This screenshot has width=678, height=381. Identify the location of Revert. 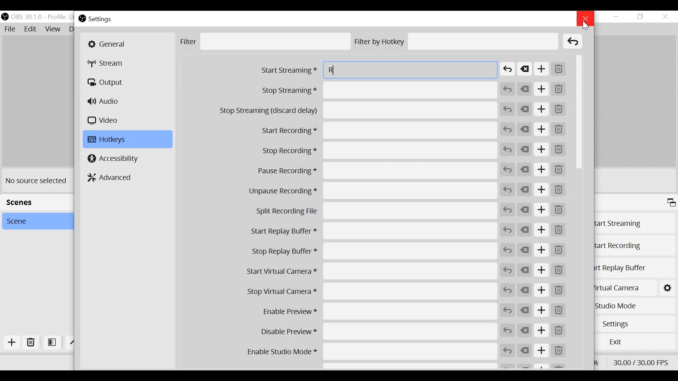
(508, 170).